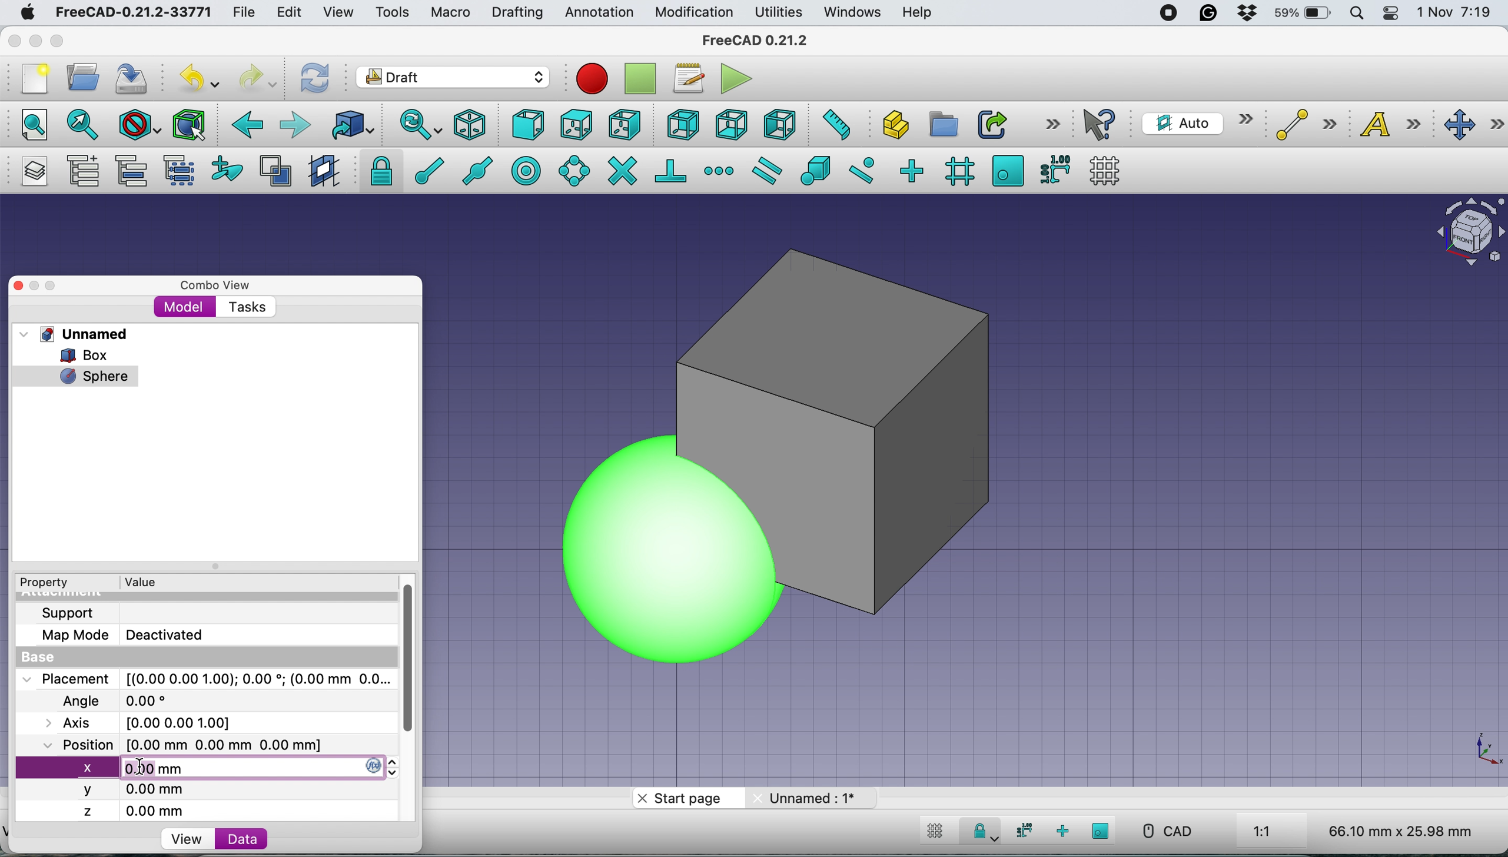 This screenshot has height=857, width=1508. What do you see at coordinates (932, 833) in the screenshot?
I see `toggle grid` at bounding box center [932, 833].